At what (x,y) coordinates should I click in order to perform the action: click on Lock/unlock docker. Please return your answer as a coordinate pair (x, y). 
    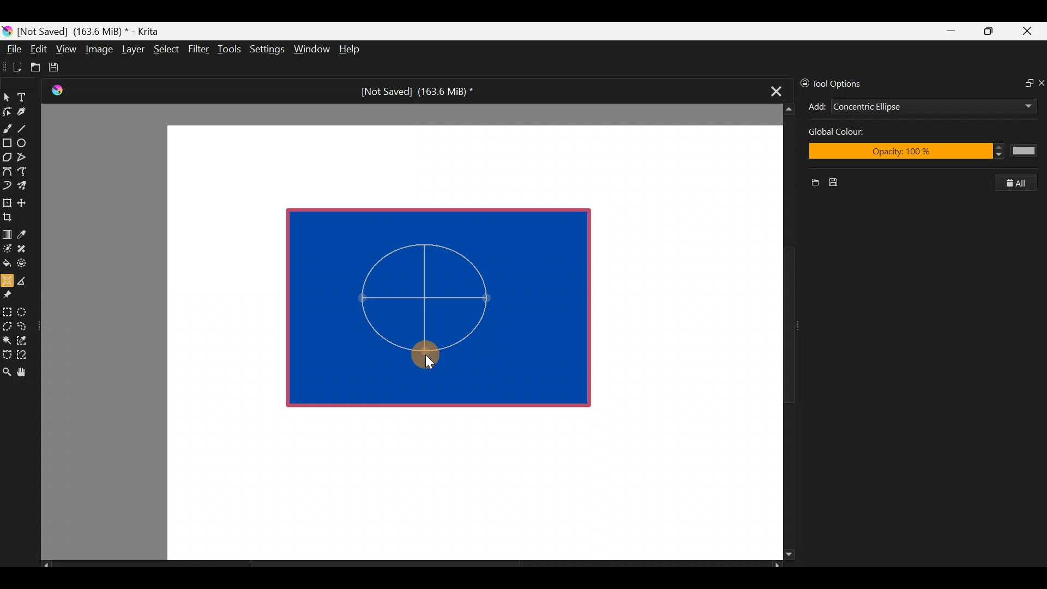
    Looking at the image, I should click on (802, 81).